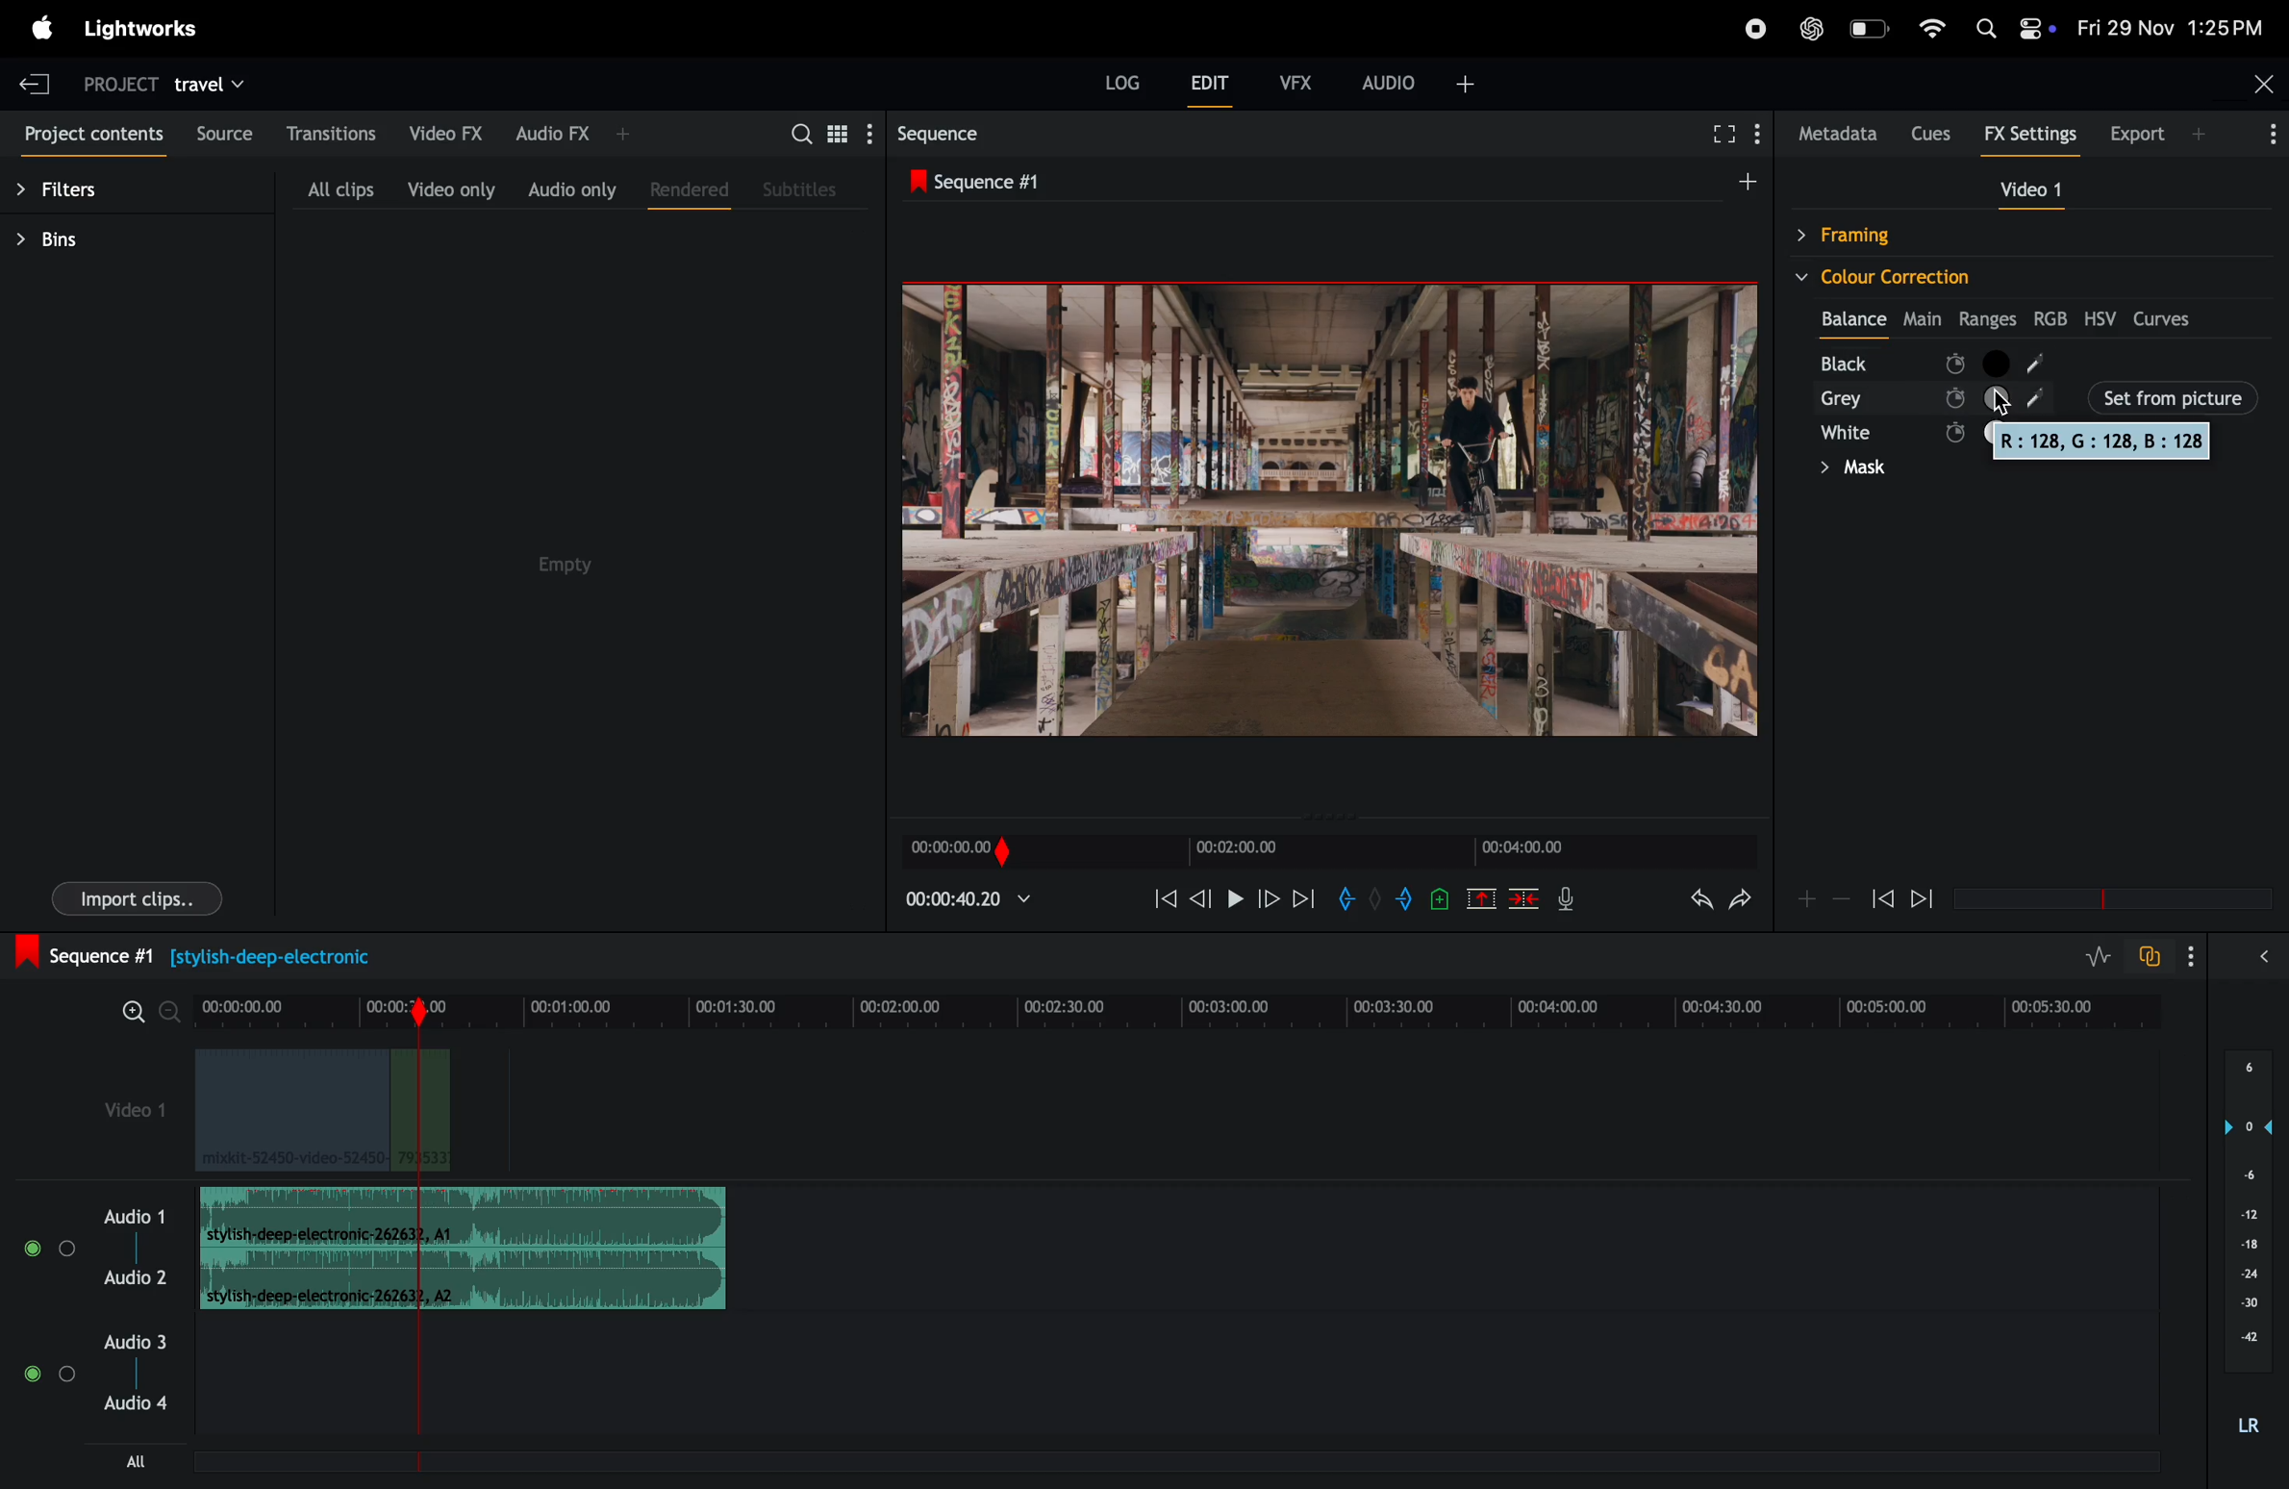 The height and width of the screenshot is (1489, 2289). I want to click on redo, so click(1746, 898).